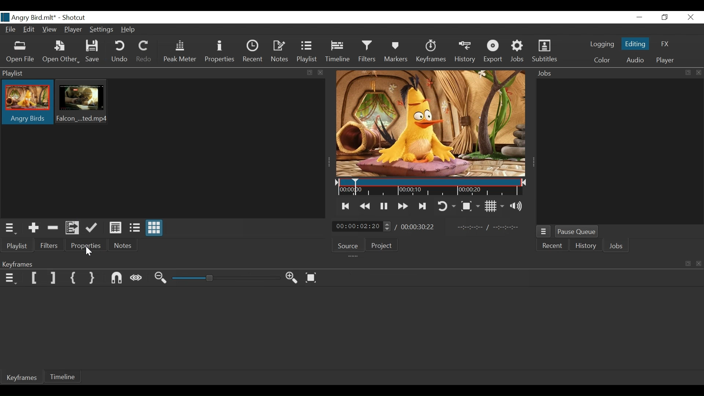 This screenshot has height=396, width=704. I want to click on Zoom timeline in, so click(292, 278).